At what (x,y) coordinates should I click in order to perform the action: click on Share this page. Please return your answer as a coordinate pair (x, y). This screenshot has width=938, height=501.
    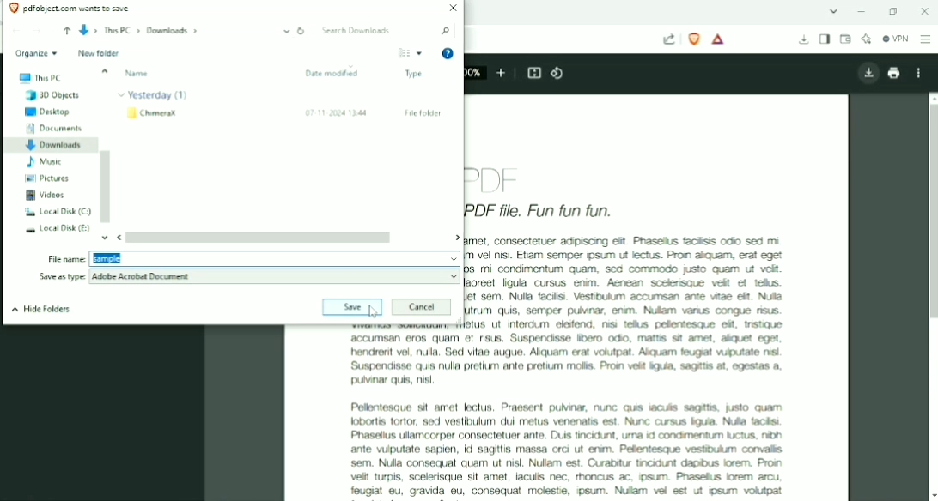
    Looking at the image, I should click on (669, 39).